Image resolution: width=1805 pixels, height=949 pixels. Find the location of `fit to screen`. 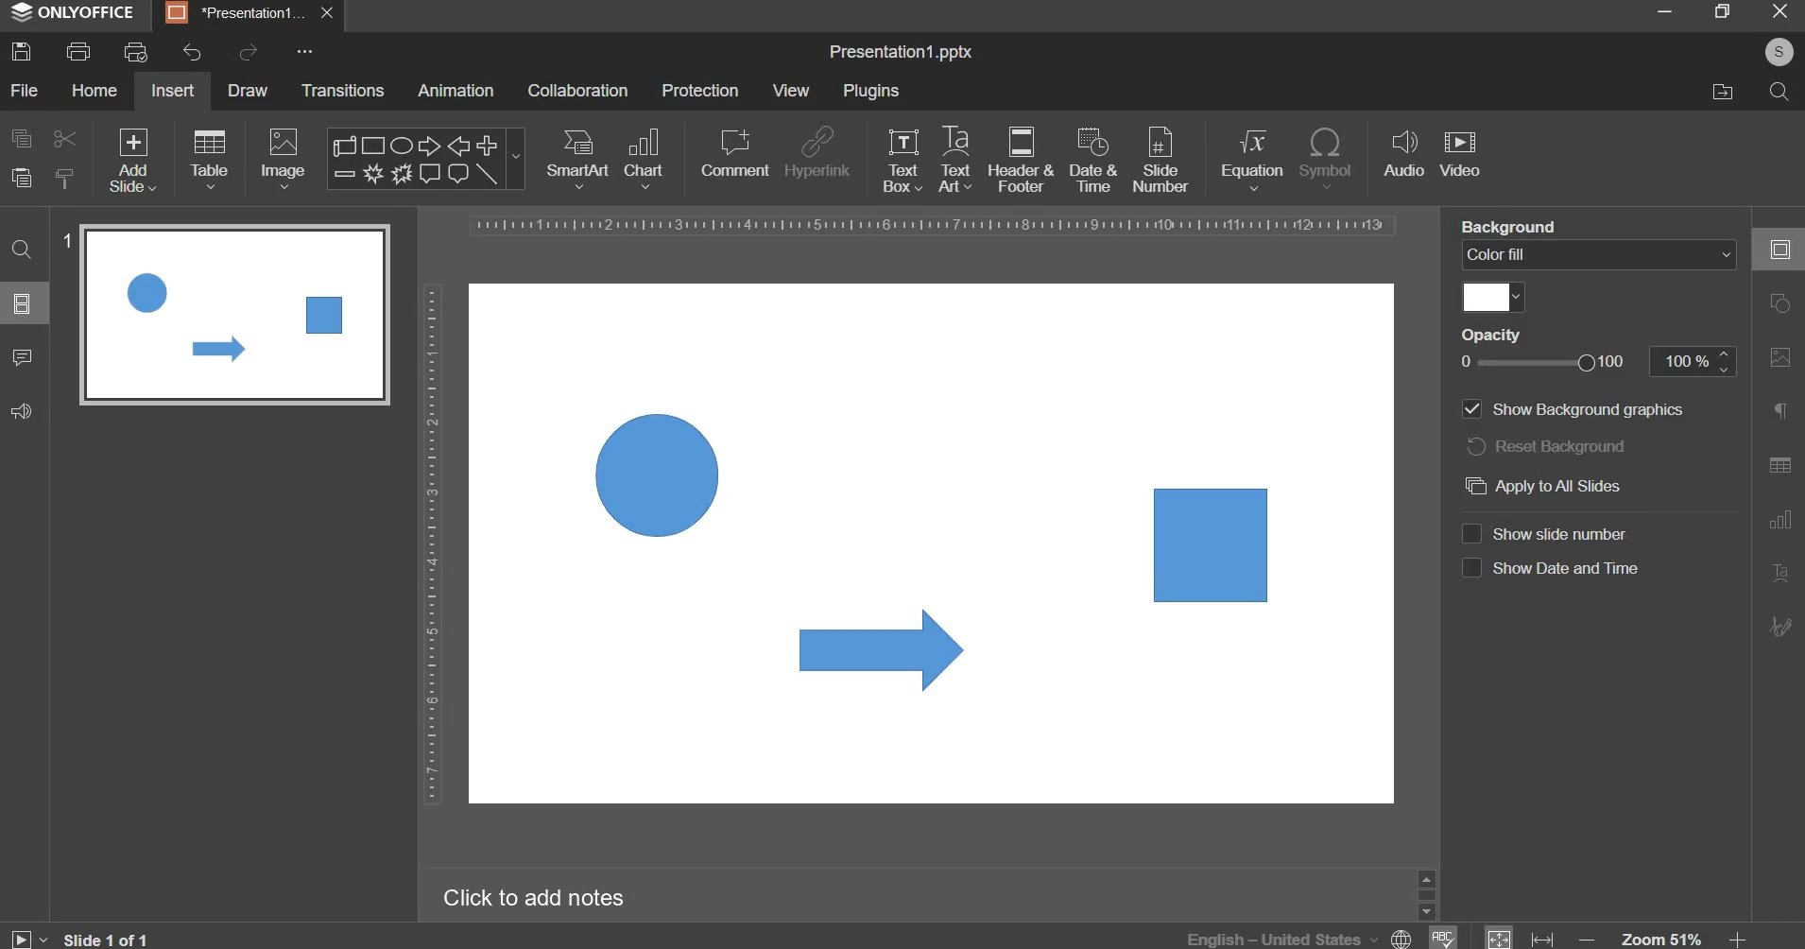

fit to screen is located at coordinates (1498, 934).